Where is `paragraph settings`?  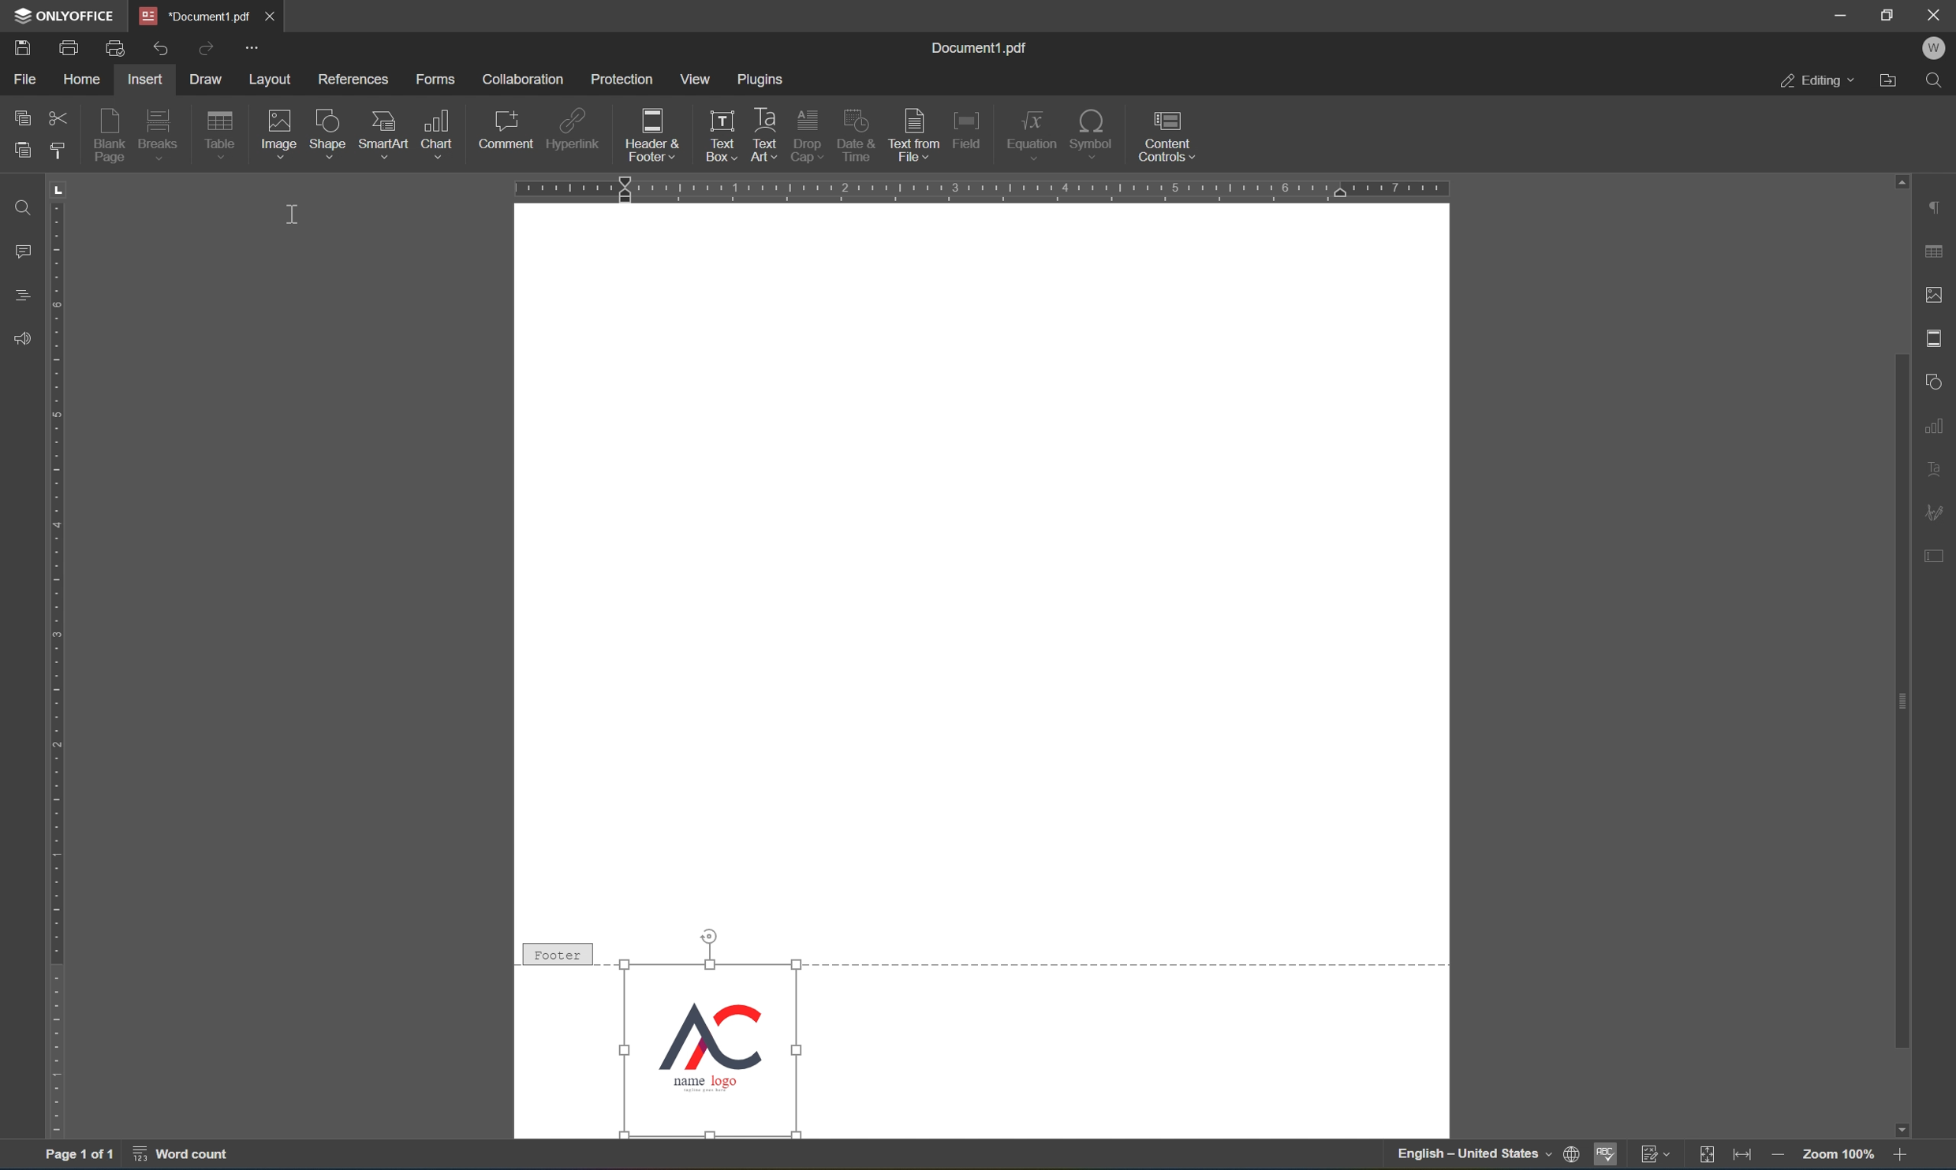 paragraph settings is located at coordinates (1939, 208).